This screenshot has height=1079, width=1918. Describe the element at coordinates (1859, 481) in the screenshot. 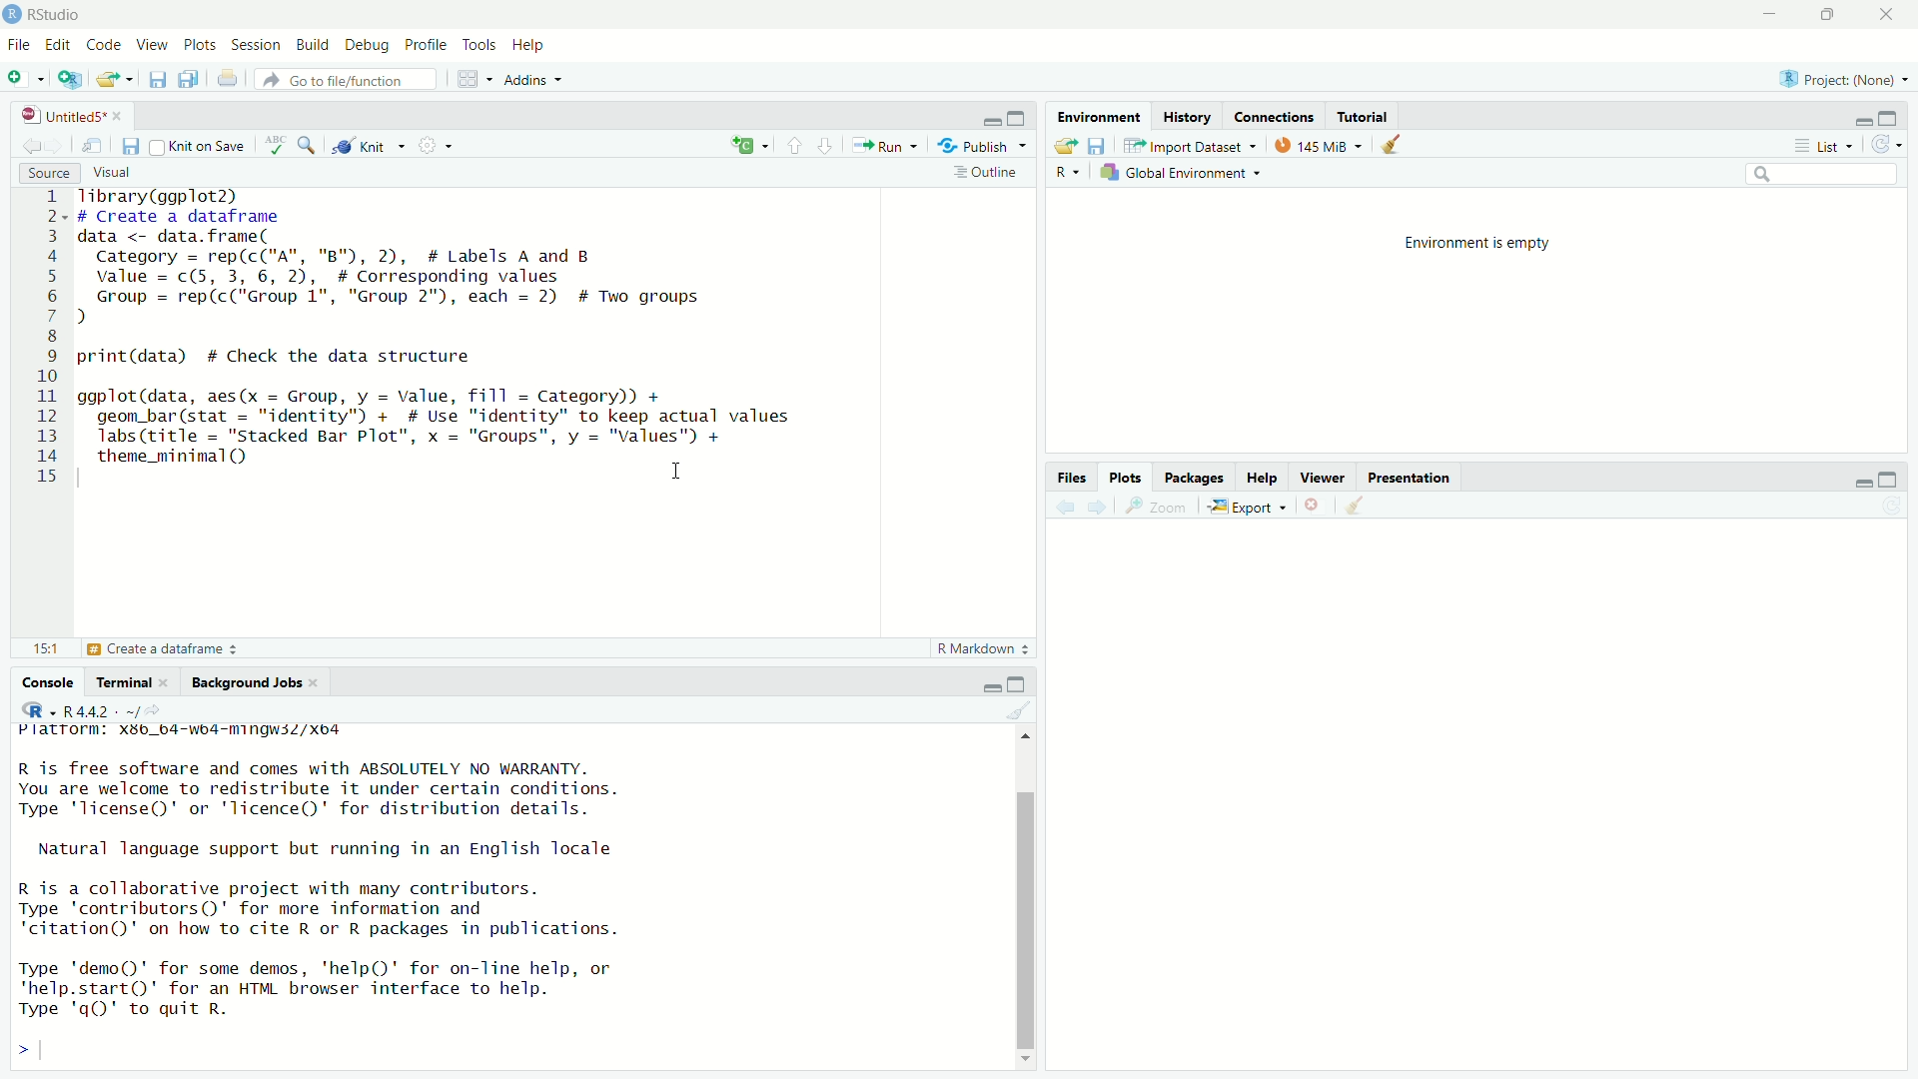

I see `Minimize` at that location.